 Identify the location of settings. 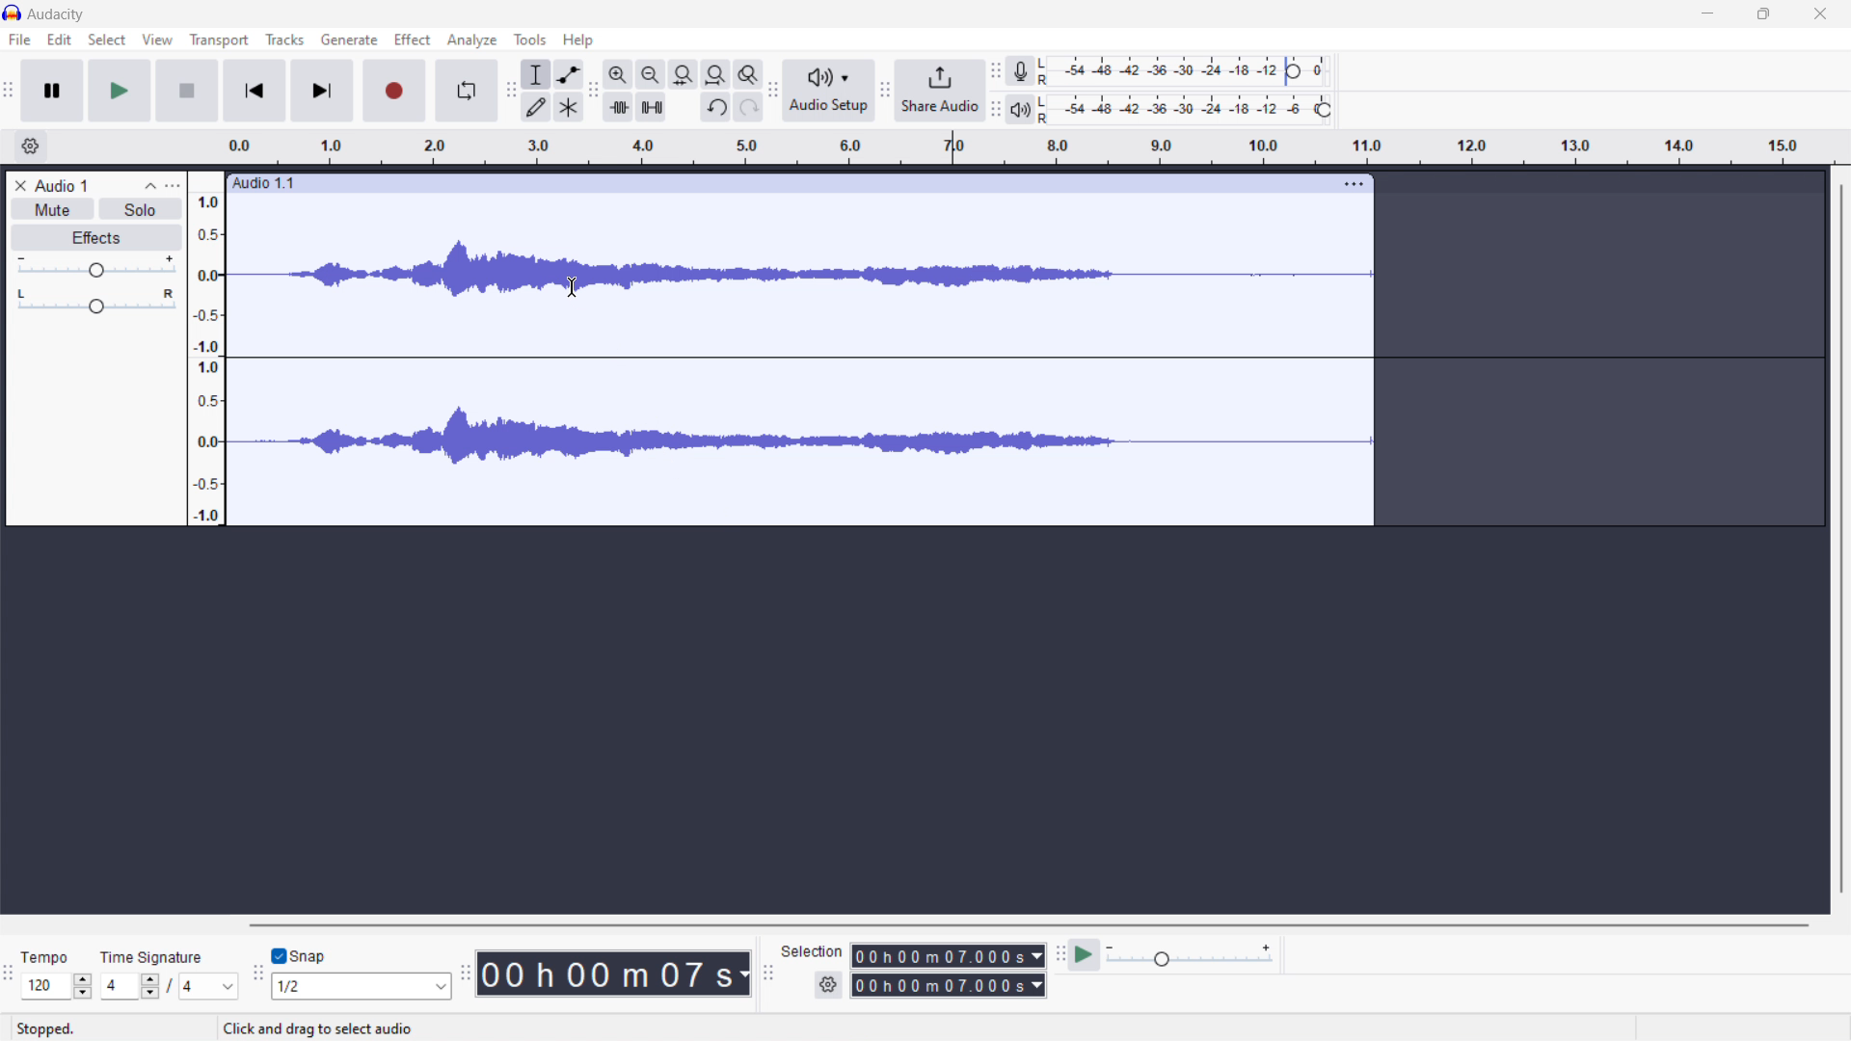
(827, 986).